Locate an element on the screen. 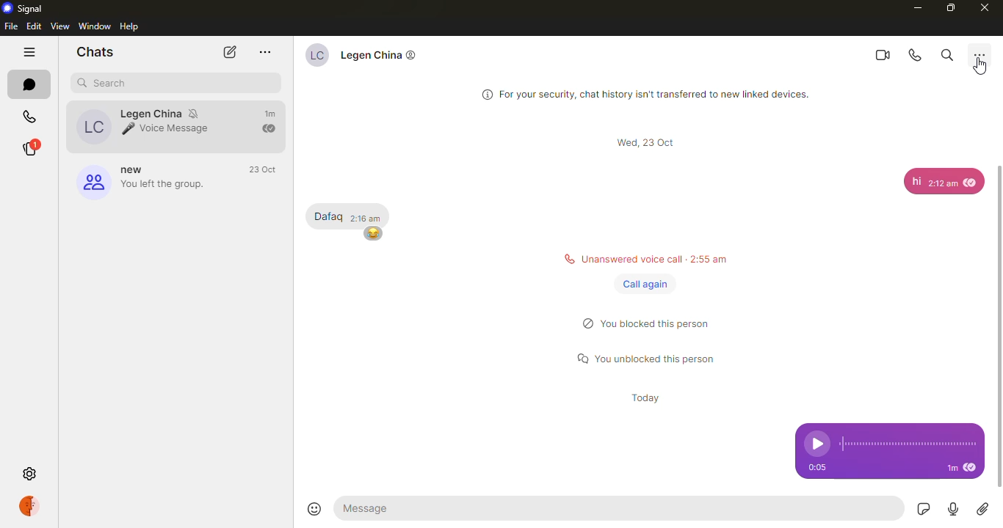 This screenshot has height=528, width=1003. cursor is located at coordinates (980, 67).